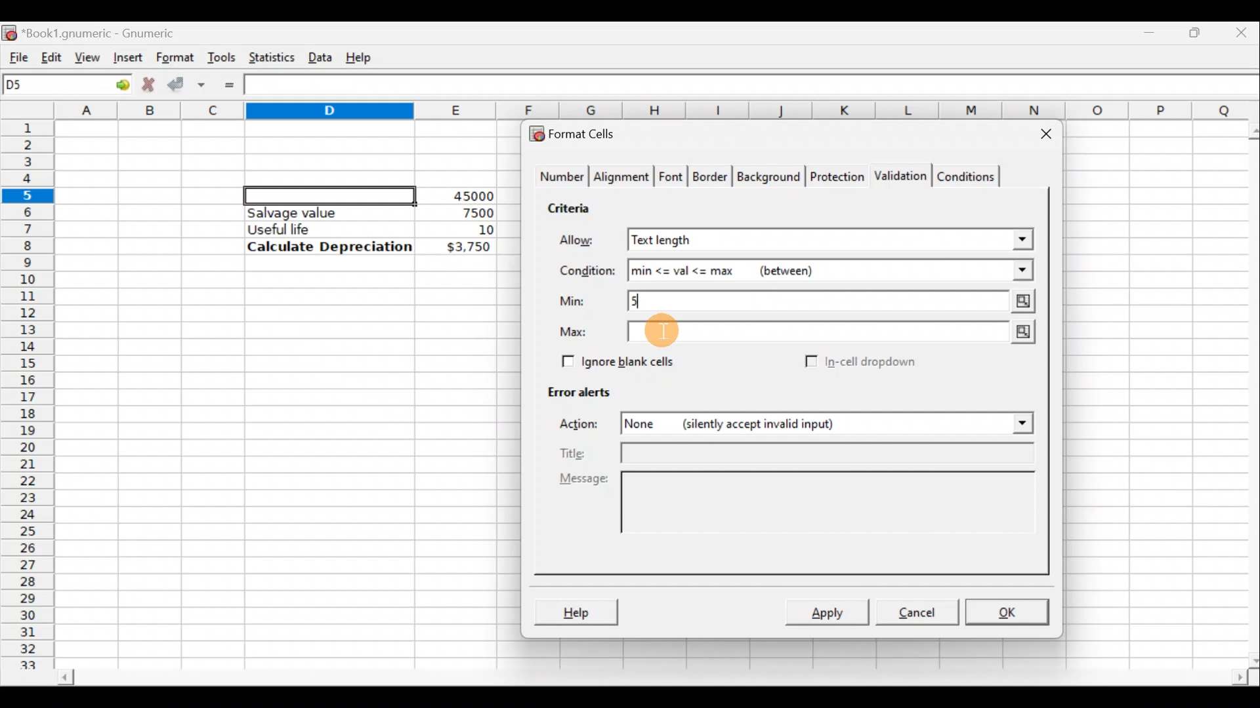  Describe the element at coordinates (663, 333) in the screenshot. I see `Cursor on max value` at that location.